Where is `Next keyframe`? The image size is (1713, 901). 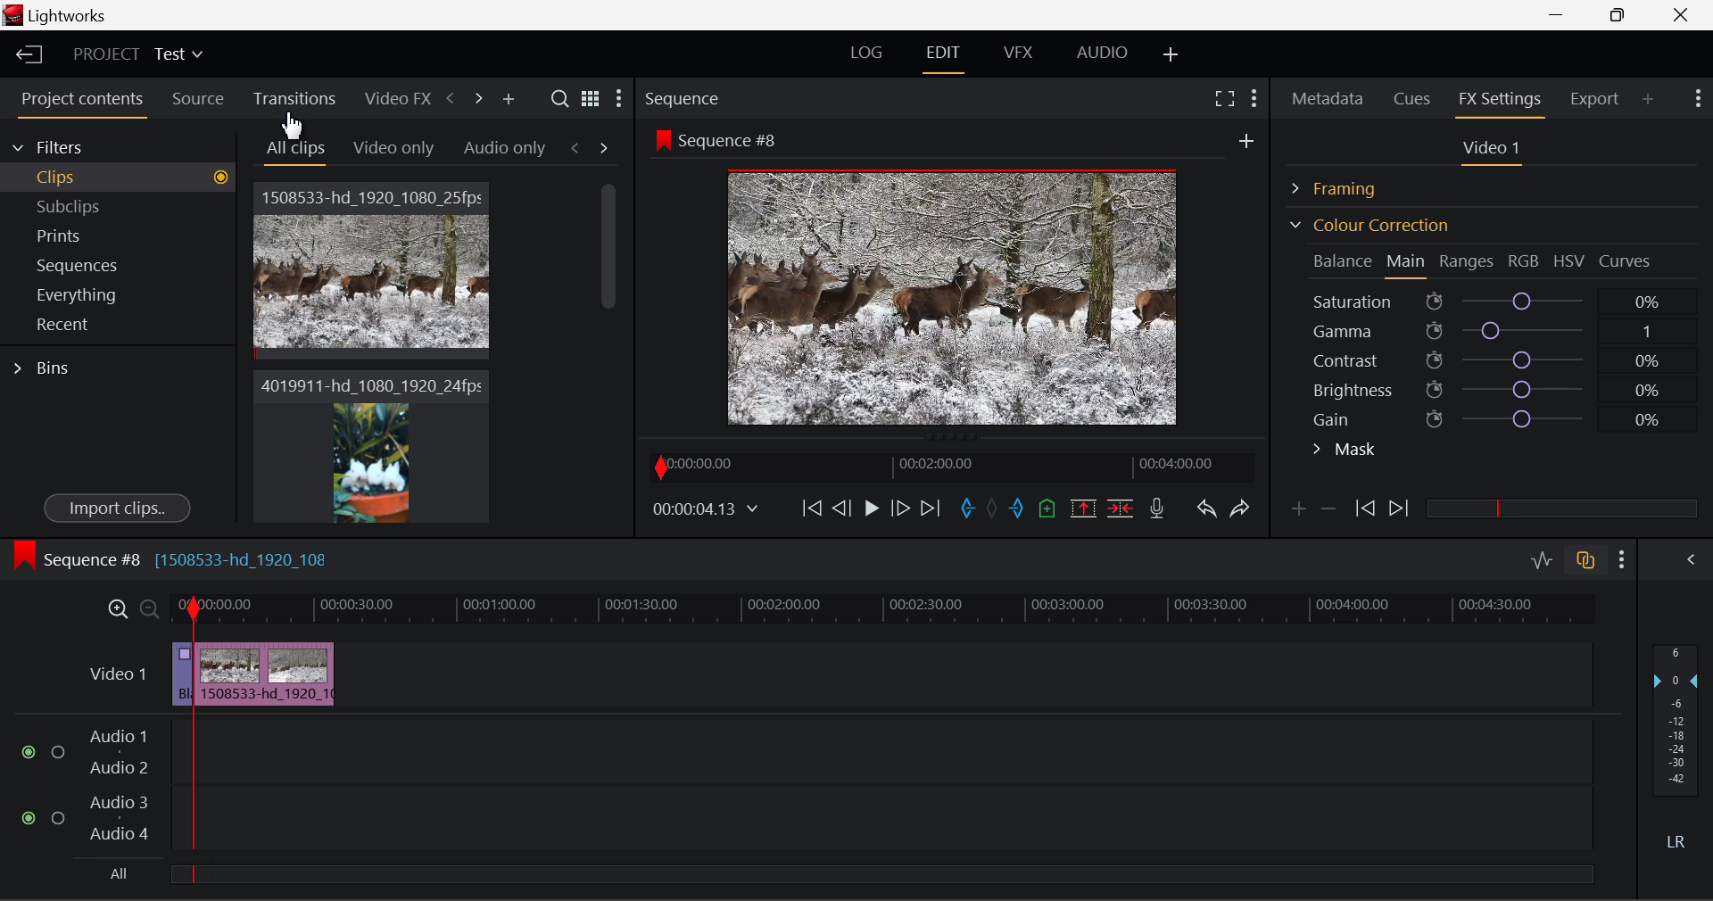 Next keyframe is located at coordinates (1401, 509).